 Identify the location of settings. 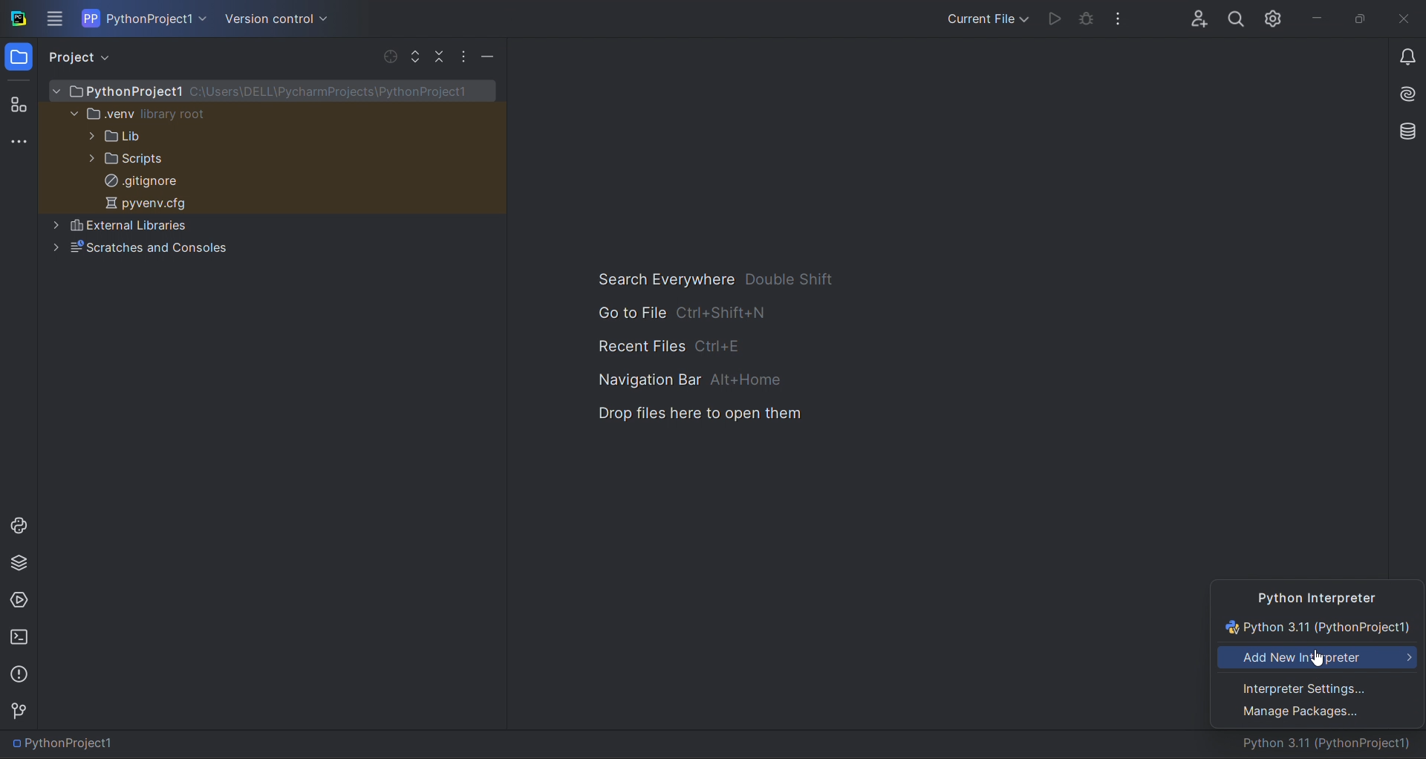
(1318, 688).